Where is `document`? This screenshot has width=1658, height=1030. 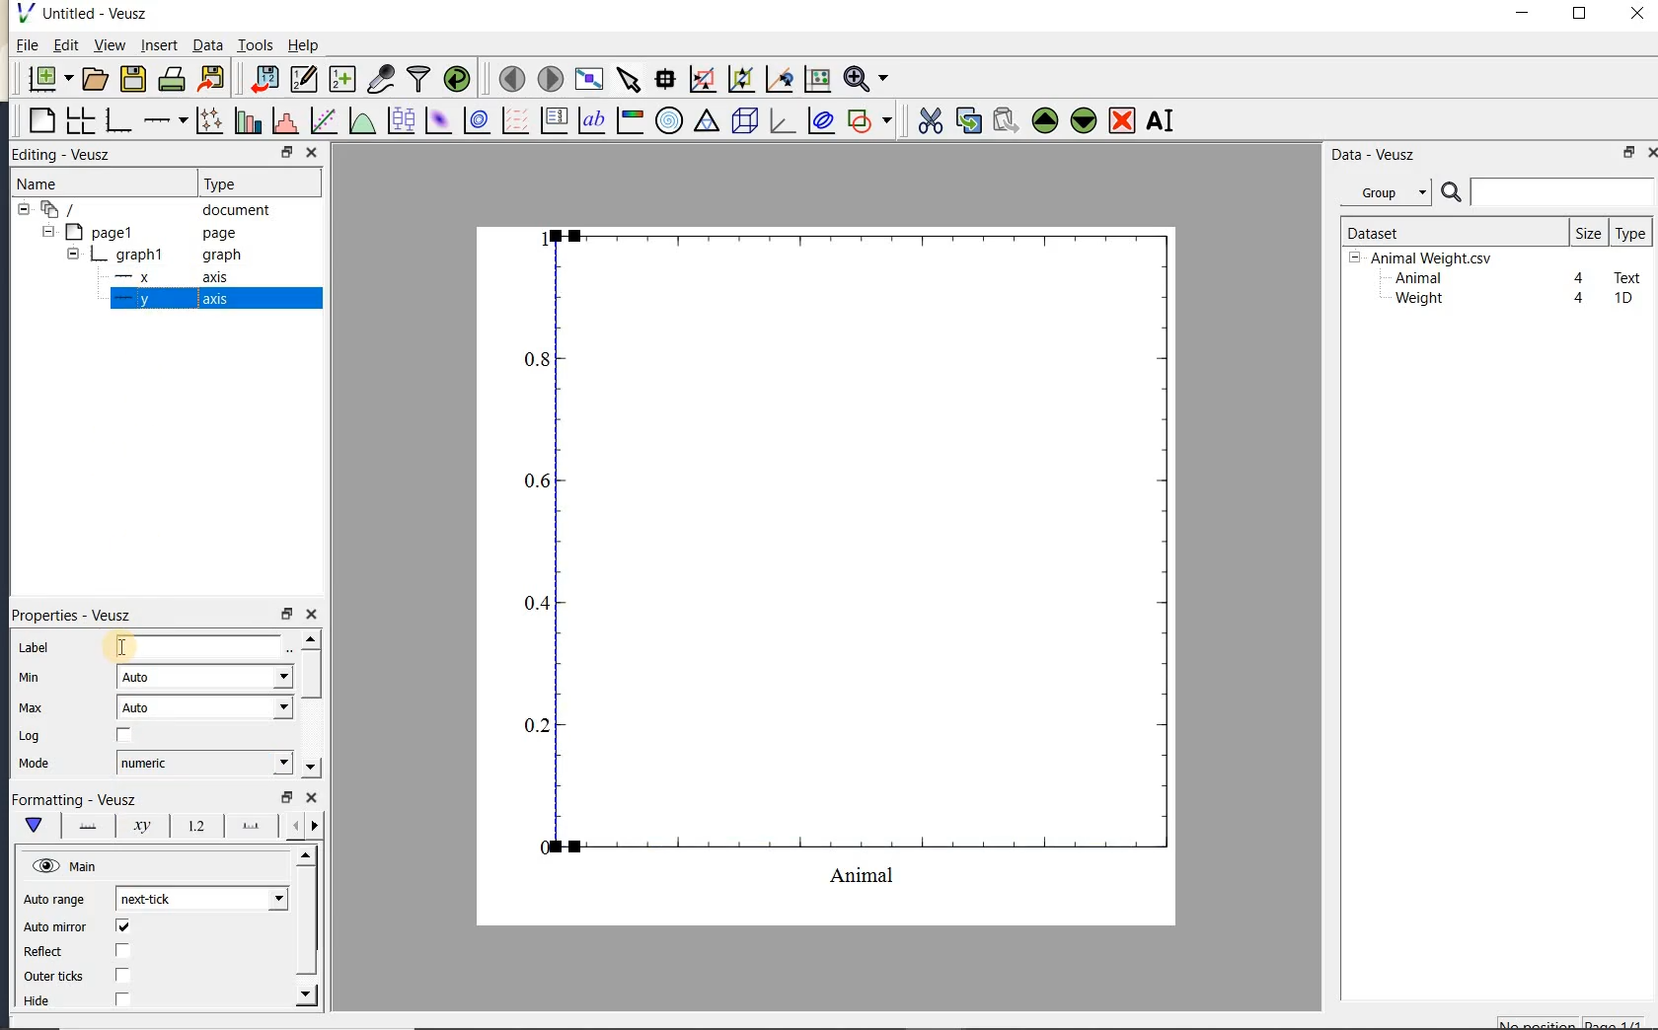
document is located at coordinates (150, 210).